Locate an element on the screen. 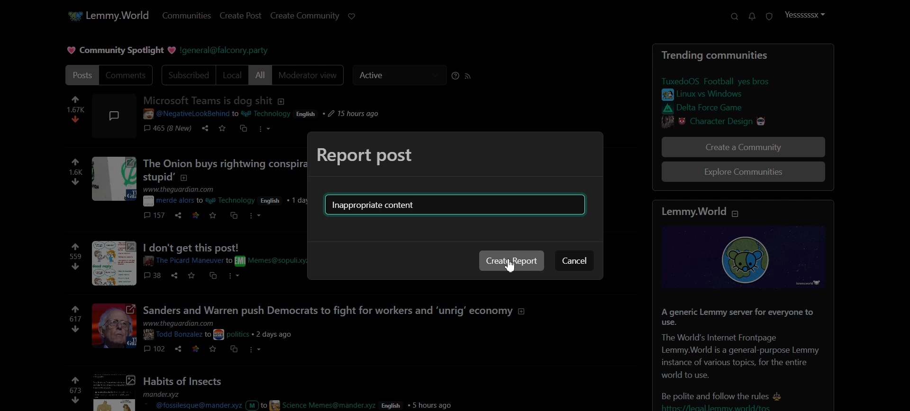  posts is located at coordinates (225, 183).